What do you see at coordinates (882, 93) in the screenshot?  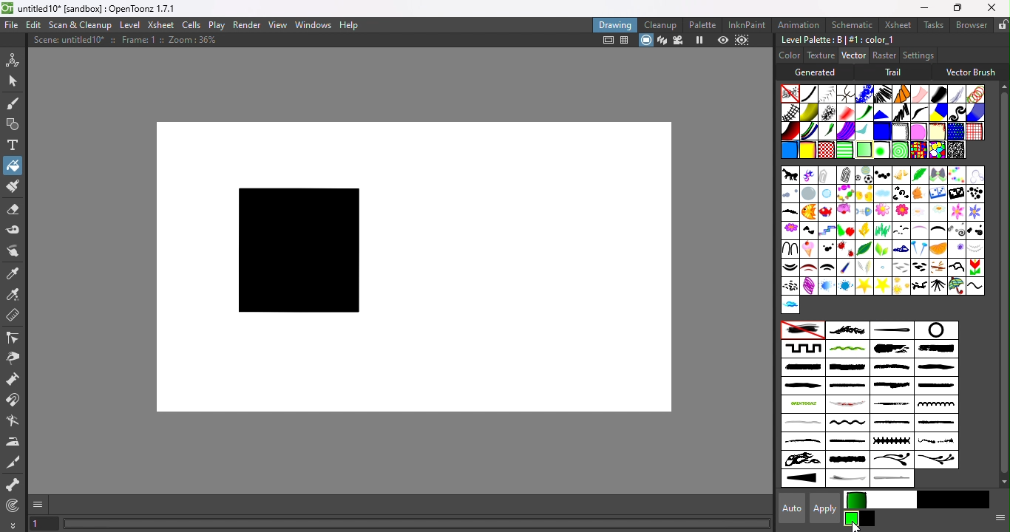 I see `Dashes` at bounding box center [882, 93].